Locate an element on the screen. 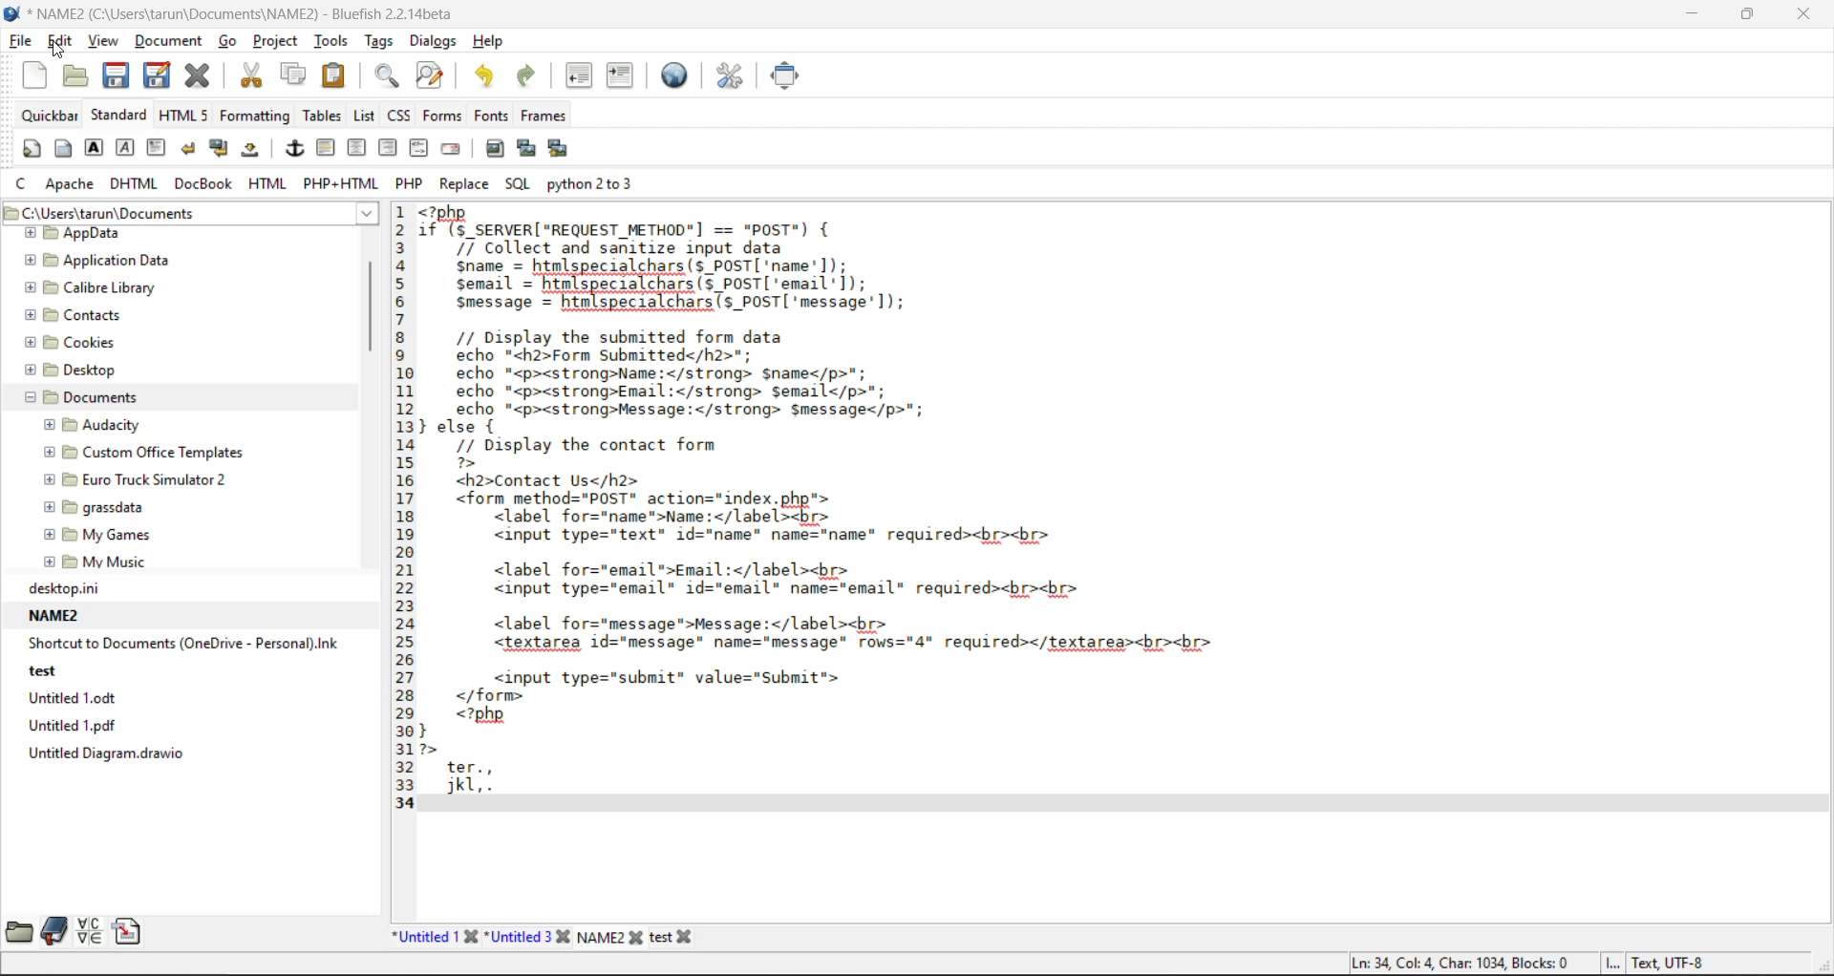 The width and height of the screenshot is (1834, 976). paste is located at coordinates (333, 77).